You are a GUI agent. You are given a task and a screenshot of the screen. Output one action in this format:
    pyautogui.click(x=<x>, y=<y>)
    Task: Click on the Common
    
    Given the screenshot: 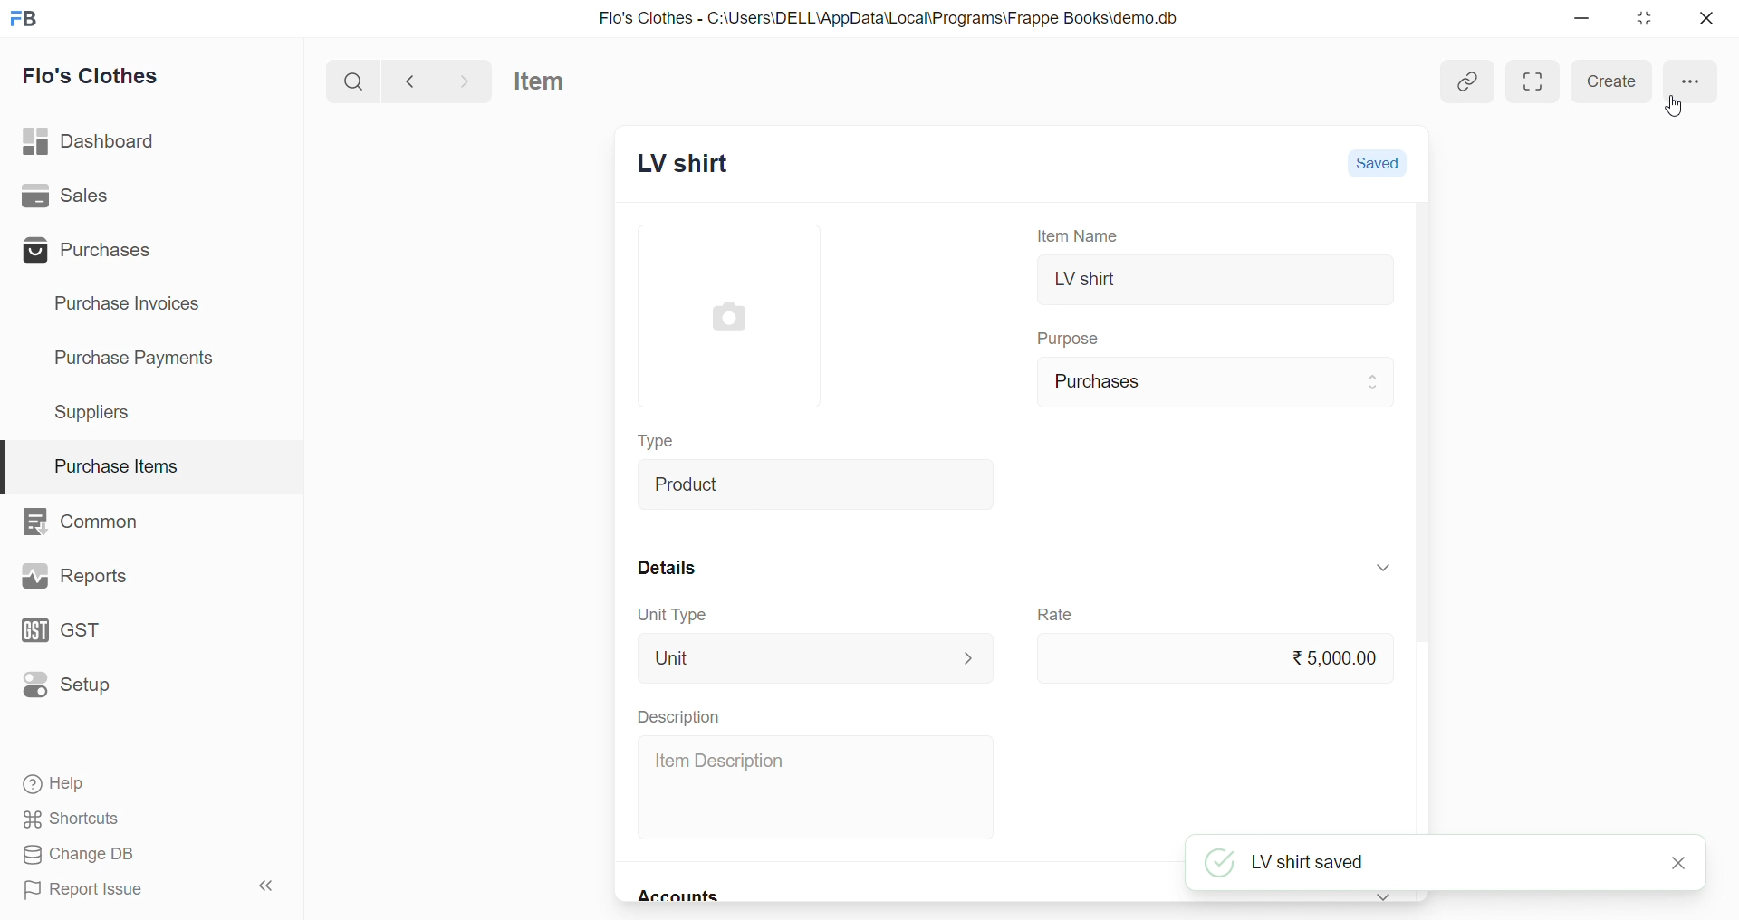 What is the action you would take?
    pyautogui.click(x=91, y=520)
    